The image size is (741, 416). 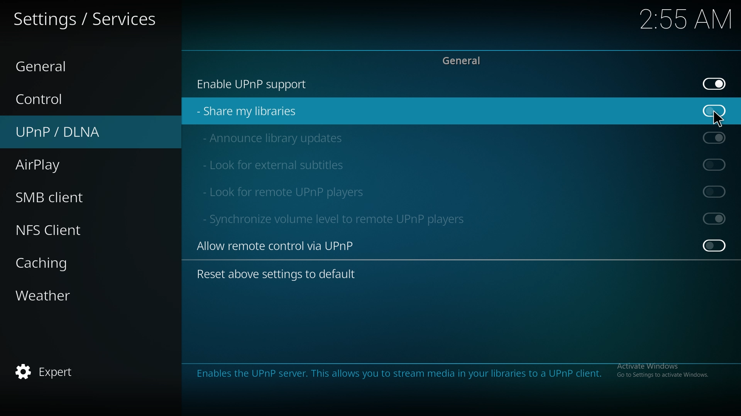 What do you see at coordinates (59, 99) in the screenshot?
I see `control` at bounding box center [59, 99].